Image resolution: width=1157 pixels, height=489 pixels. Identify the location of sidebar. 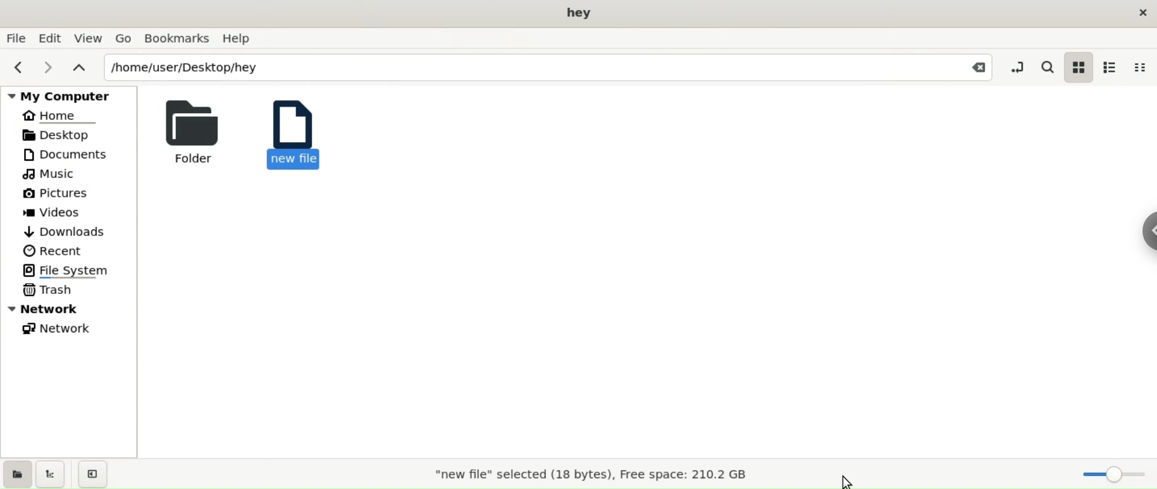
(1146, 228).